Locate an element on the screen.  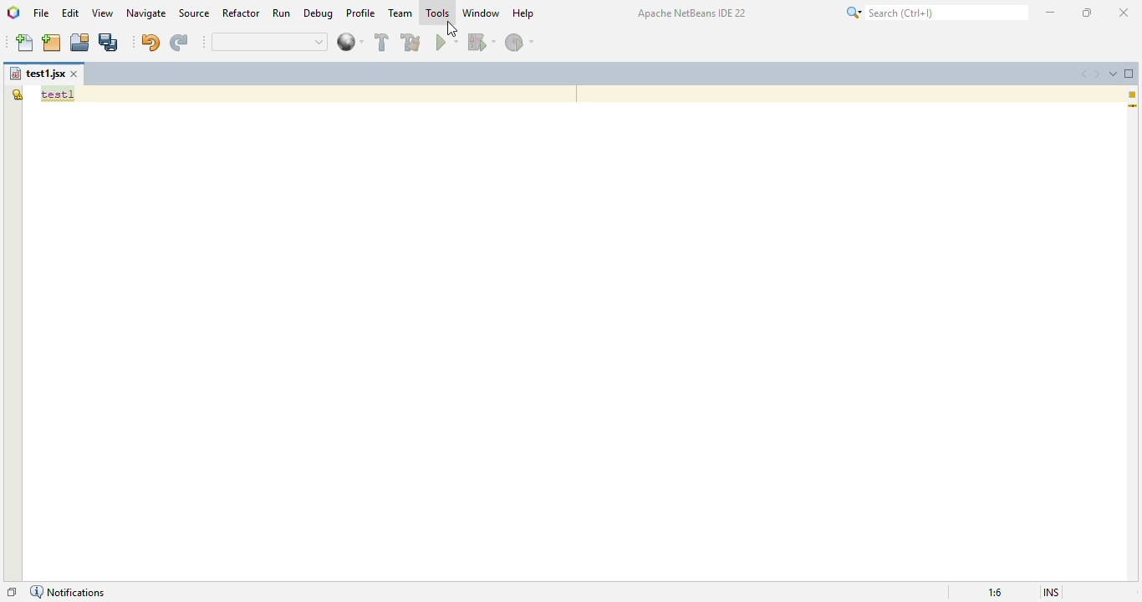
build project is located at coordinates (383, 42).